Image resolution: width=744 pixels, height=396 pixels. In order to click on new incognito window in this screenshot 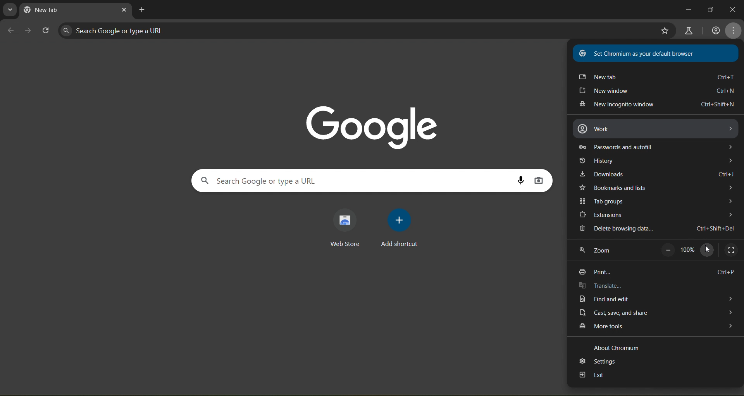, I will do `click(657, 105)`.